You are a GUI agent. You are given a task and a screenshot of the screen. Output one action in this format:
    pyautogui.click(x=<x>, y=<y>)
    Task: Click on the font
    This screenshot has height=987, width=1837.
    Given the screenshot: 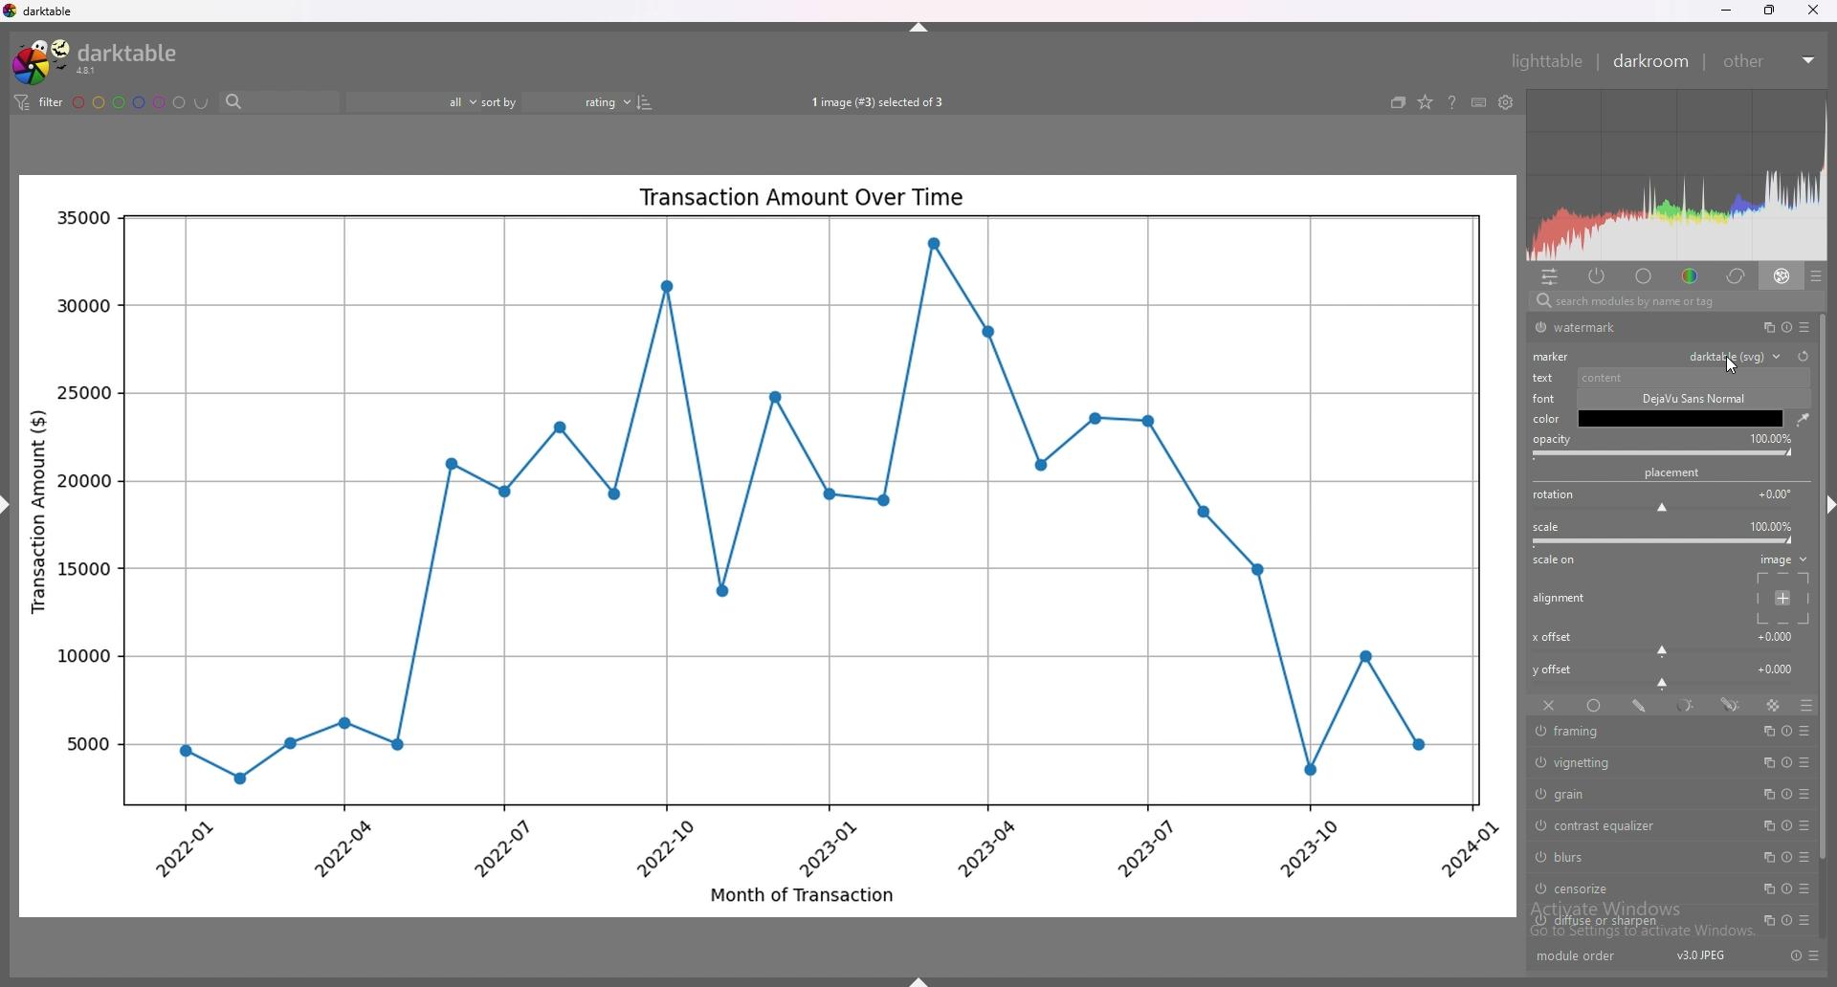 What is the action you would take?
    pyautogui.click(x=1691, y=399)
    